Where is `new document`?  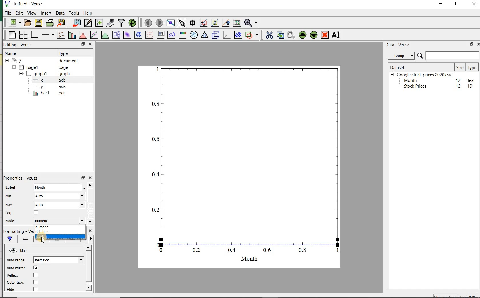
new document is located at coordinates (14, 23).